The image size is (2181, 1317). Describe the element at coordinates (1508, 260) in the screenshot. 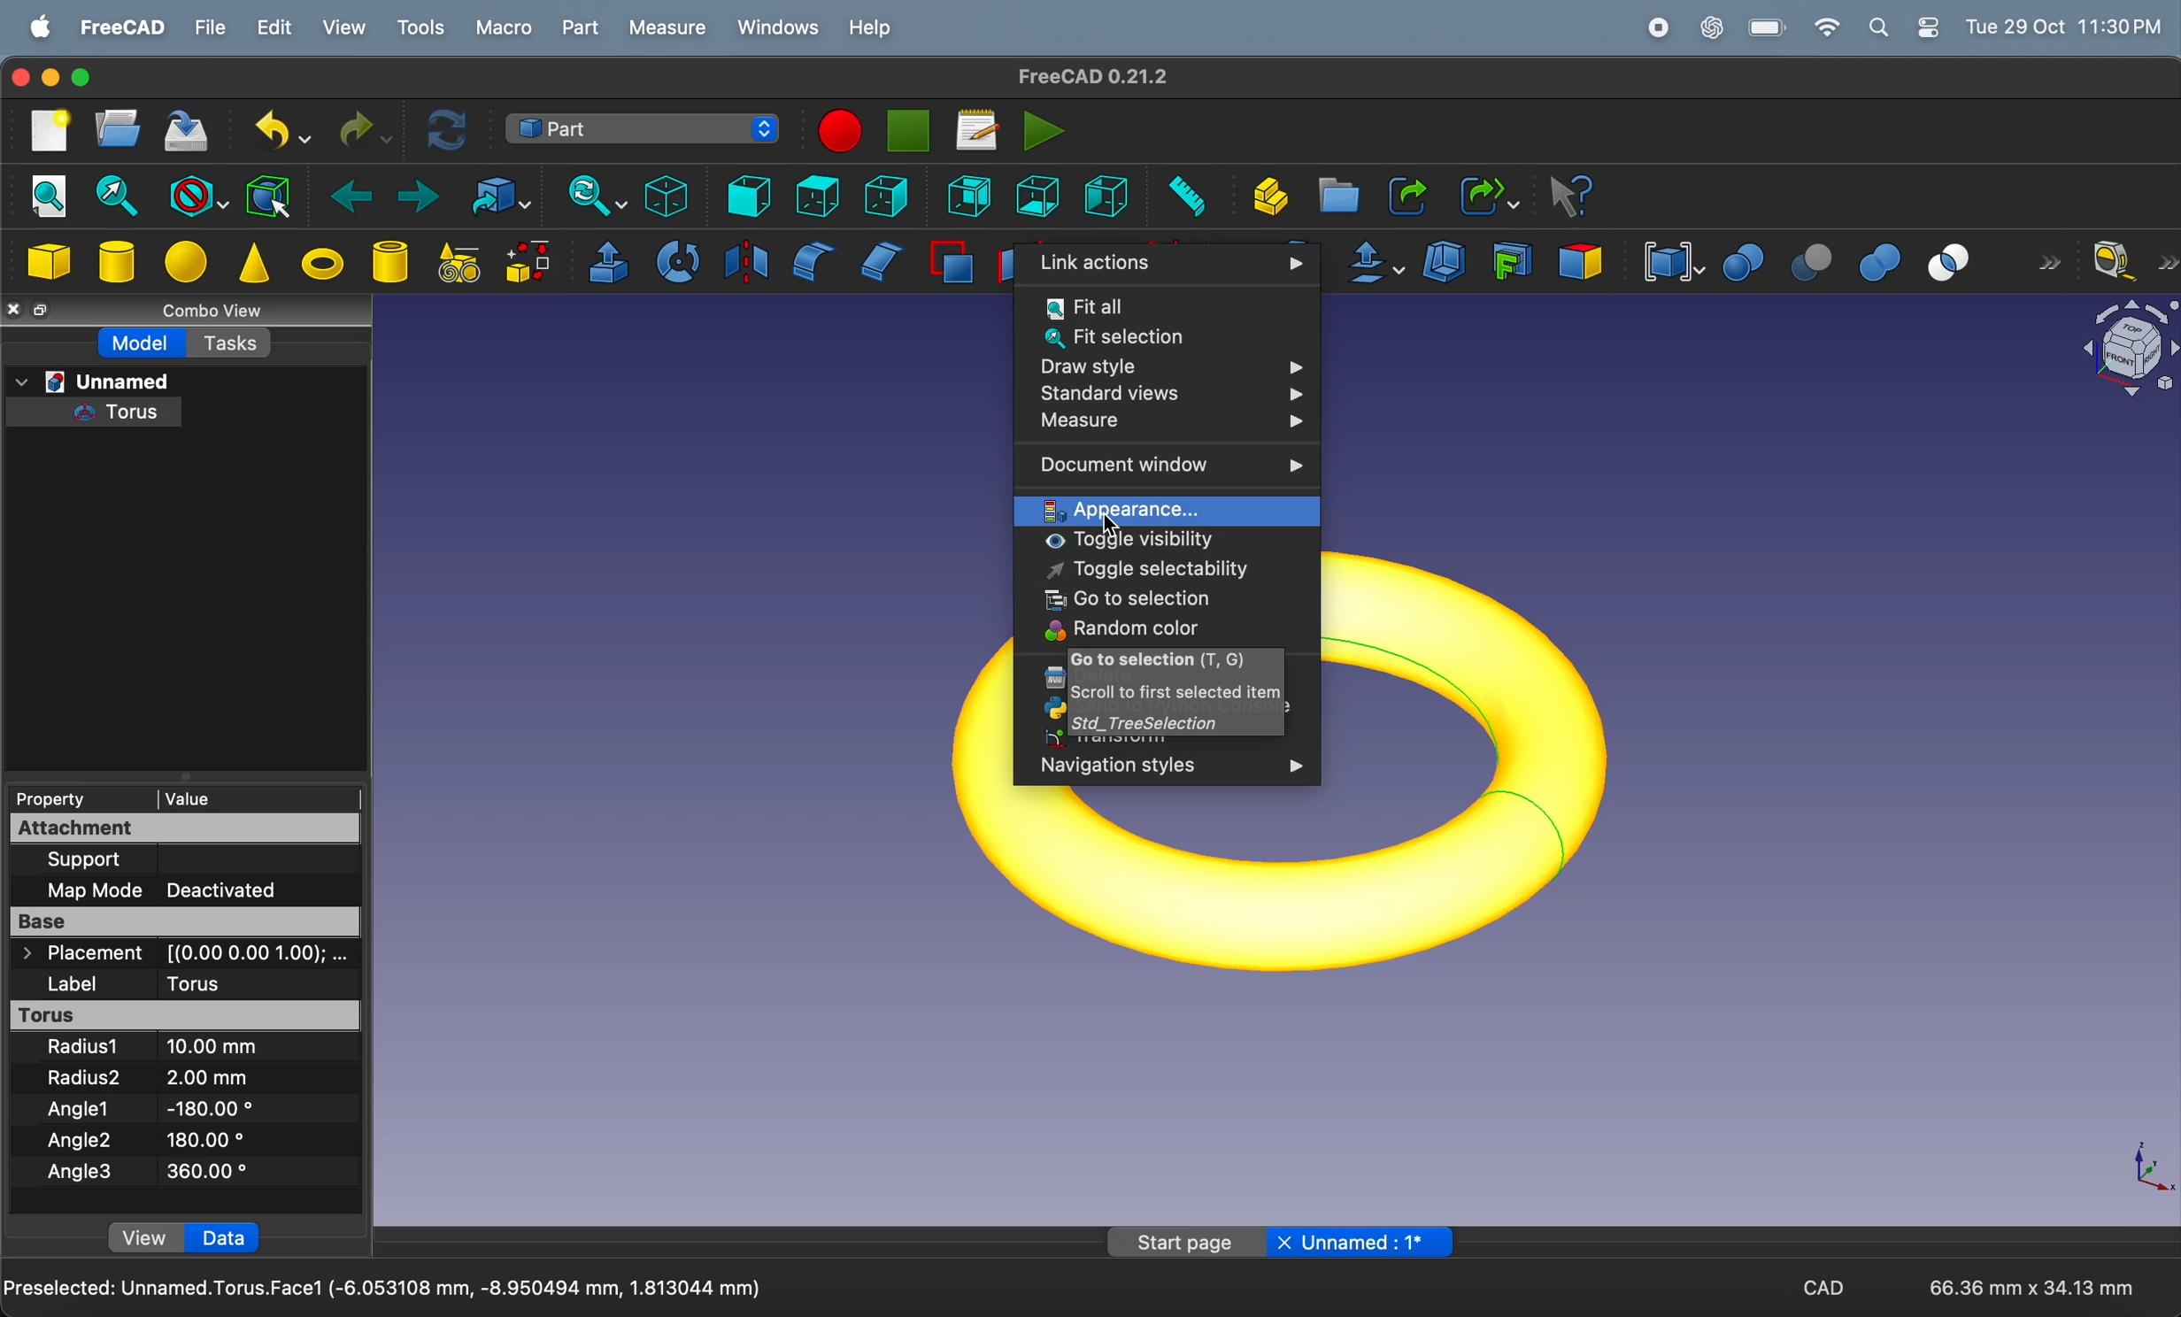

I see `create projection on surface` at that location.